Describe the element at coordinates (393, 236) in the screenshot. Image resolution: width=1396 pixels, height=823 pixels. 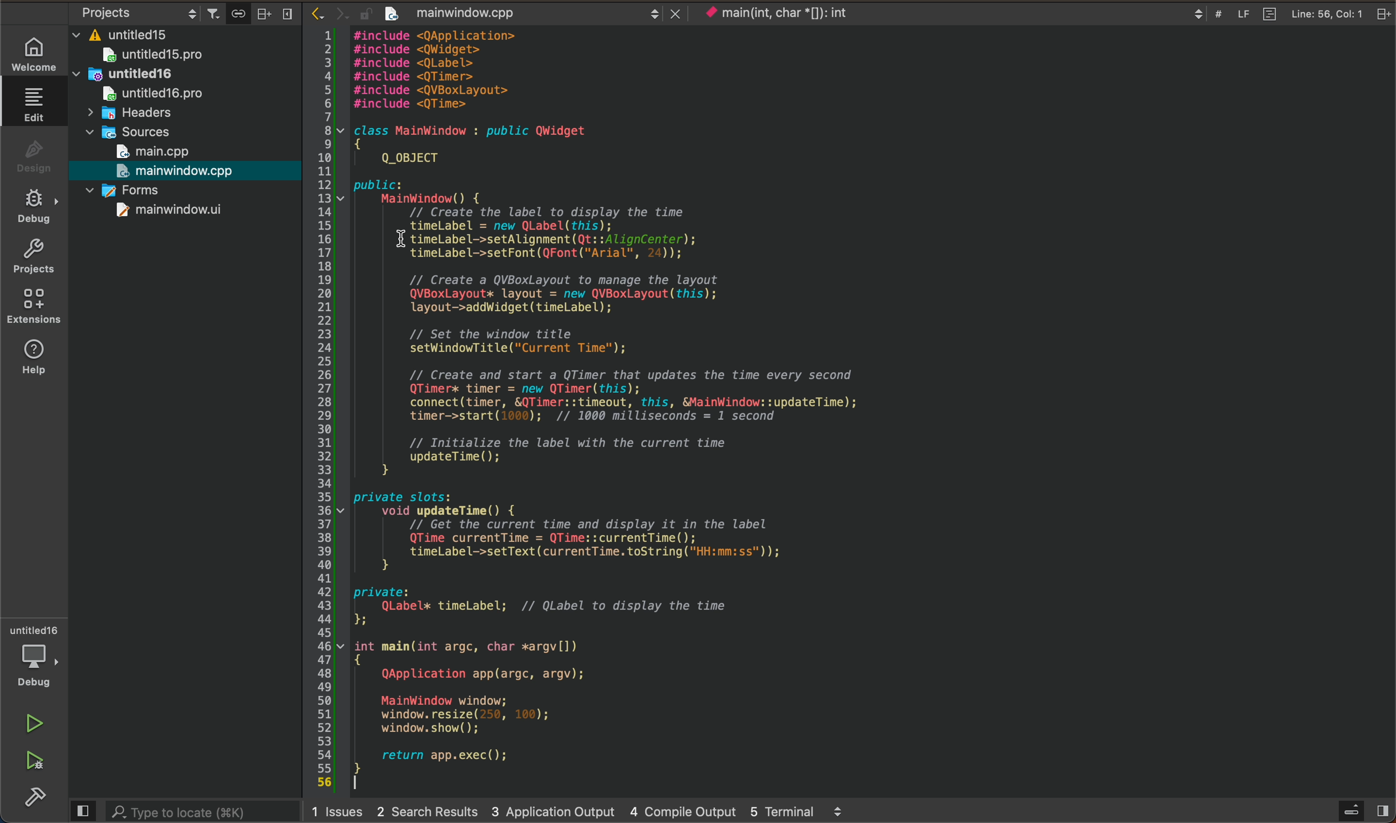
I see `Cursor` at that location.